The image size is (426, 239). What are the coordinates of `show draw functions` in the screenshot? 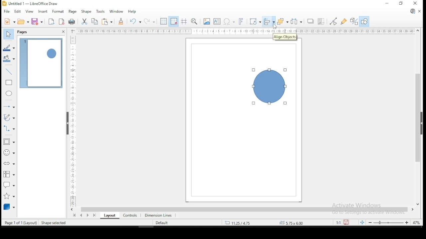 It's located at (364, 22).